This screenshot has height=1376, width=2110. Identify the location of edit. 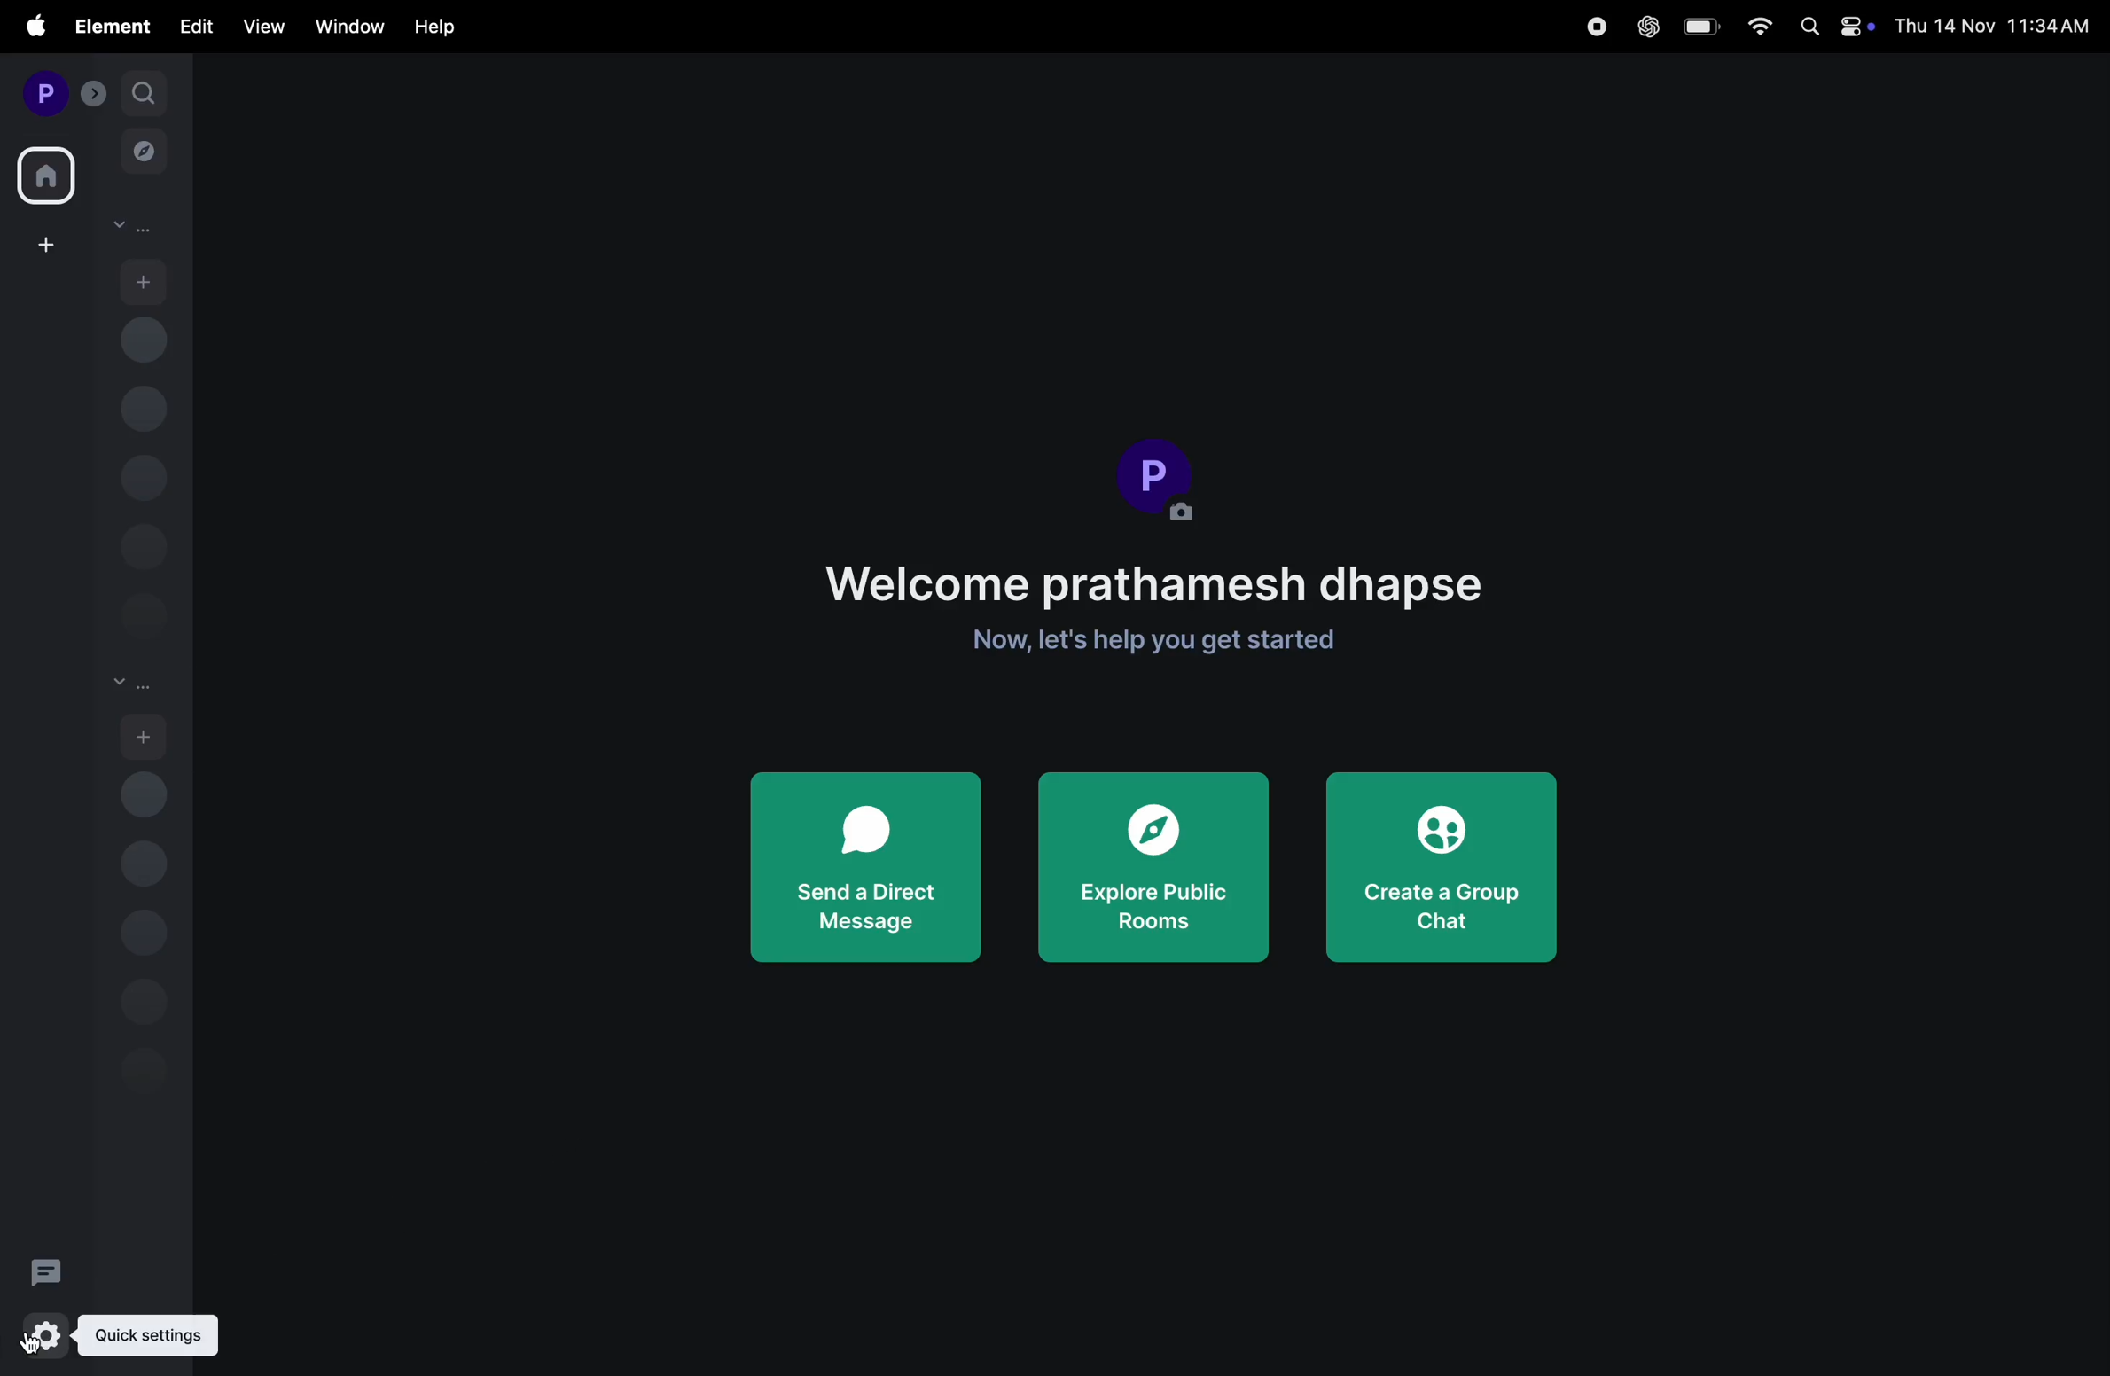
(196, 27).